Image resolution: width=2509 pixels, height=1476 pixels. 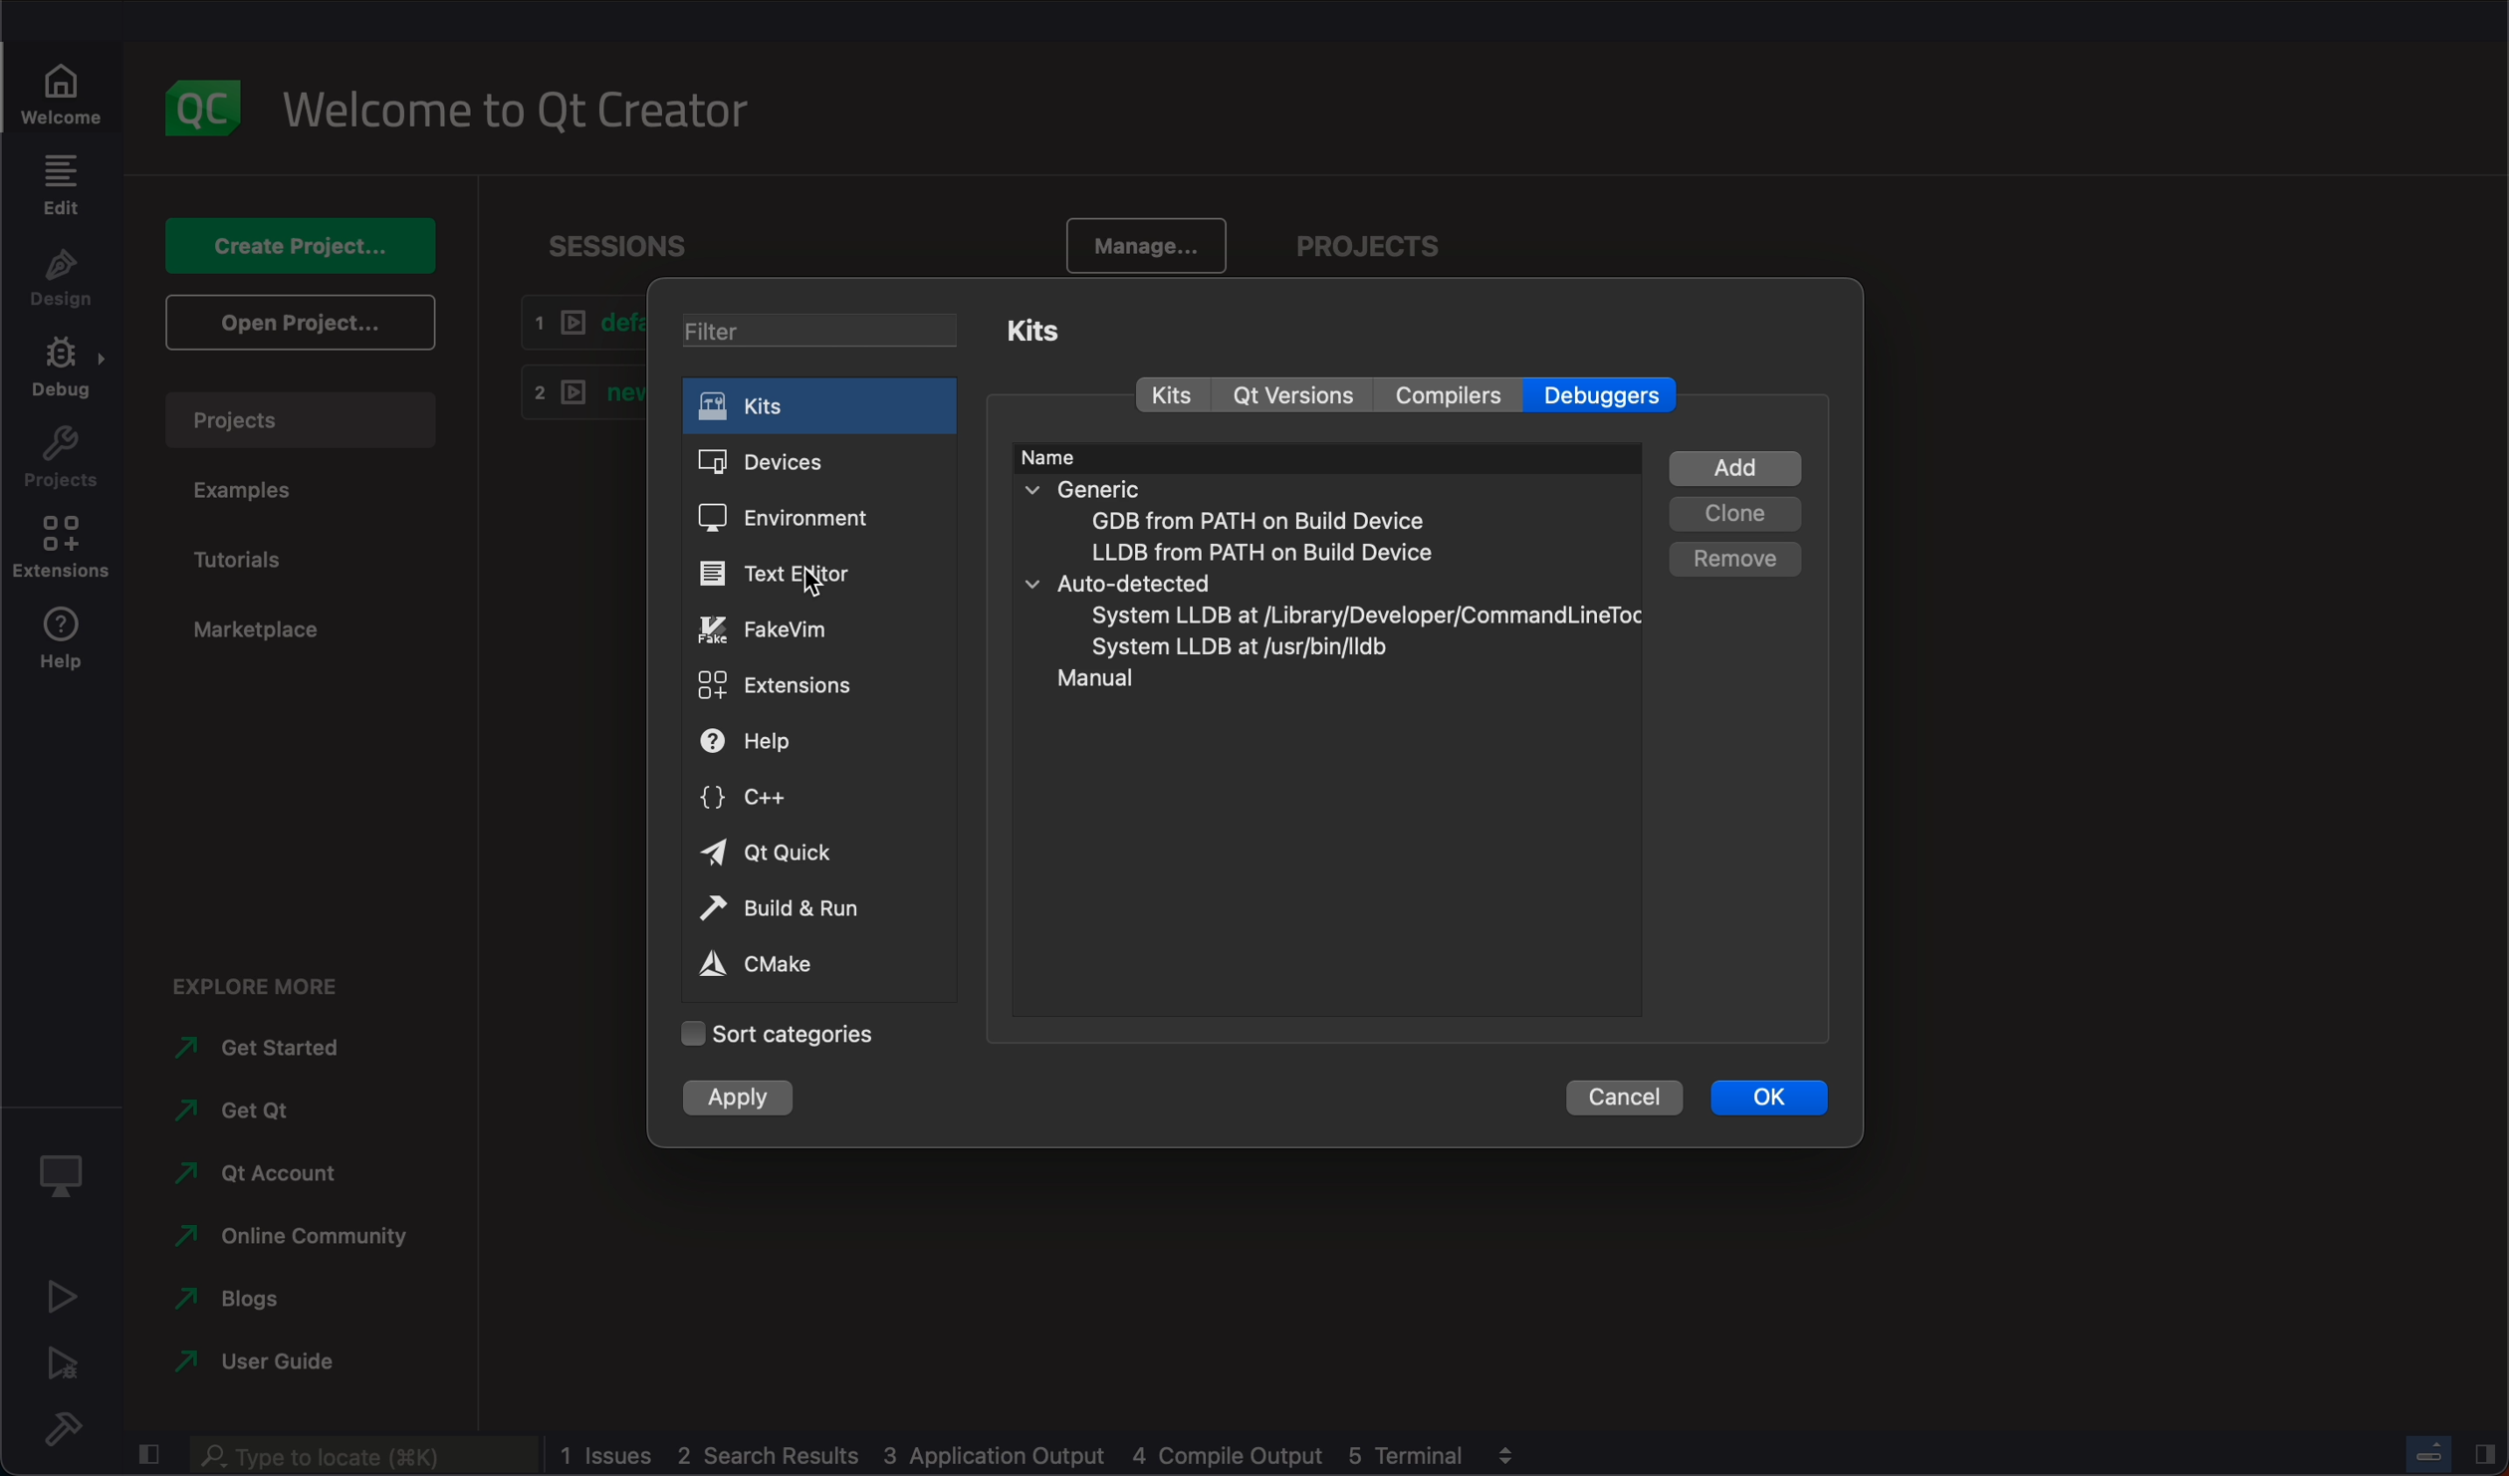 I want to click on compilers, so click(x=1445, y=394).